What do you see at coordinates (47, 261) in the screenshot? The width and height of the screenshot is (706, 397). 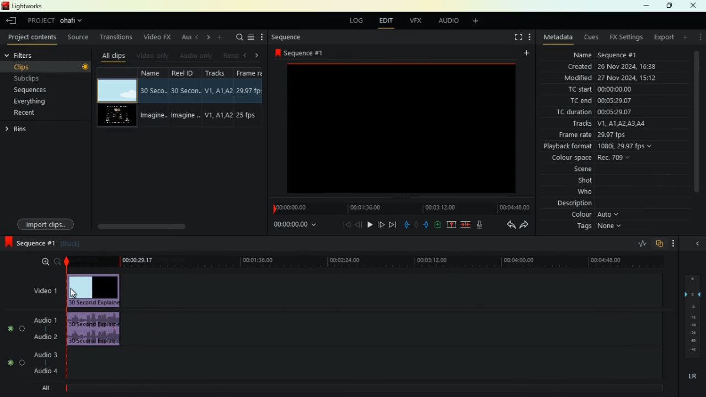 I see `zoom` at bounding box center [47, 261].